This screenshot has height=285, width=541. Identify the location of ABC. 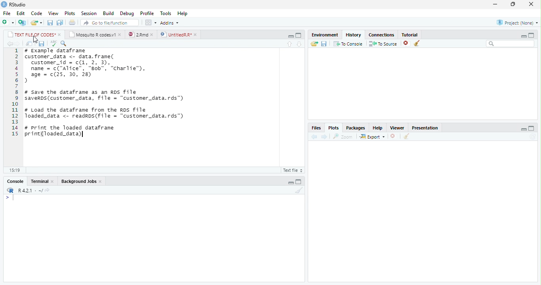
(53, 44).